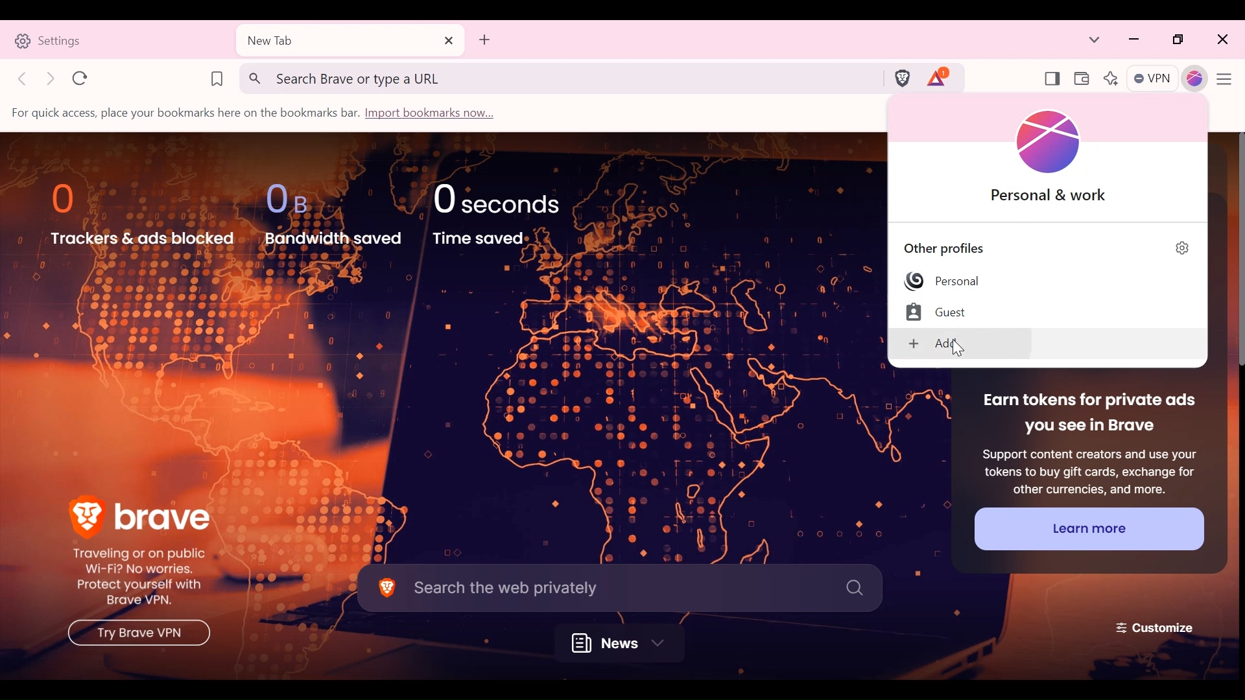 This screenshot has height=700, width=1245. What do you see at coordinates (1135, 40) in the screenshot?
I see `Minimize` at bounding box center [1135, 40].